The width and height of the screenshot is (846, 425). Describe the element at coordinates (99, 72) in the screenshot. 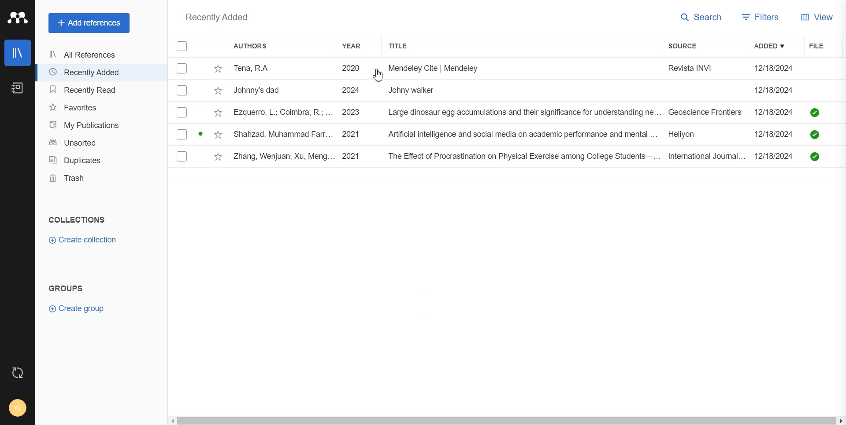

I see `Recently Added` at that location.